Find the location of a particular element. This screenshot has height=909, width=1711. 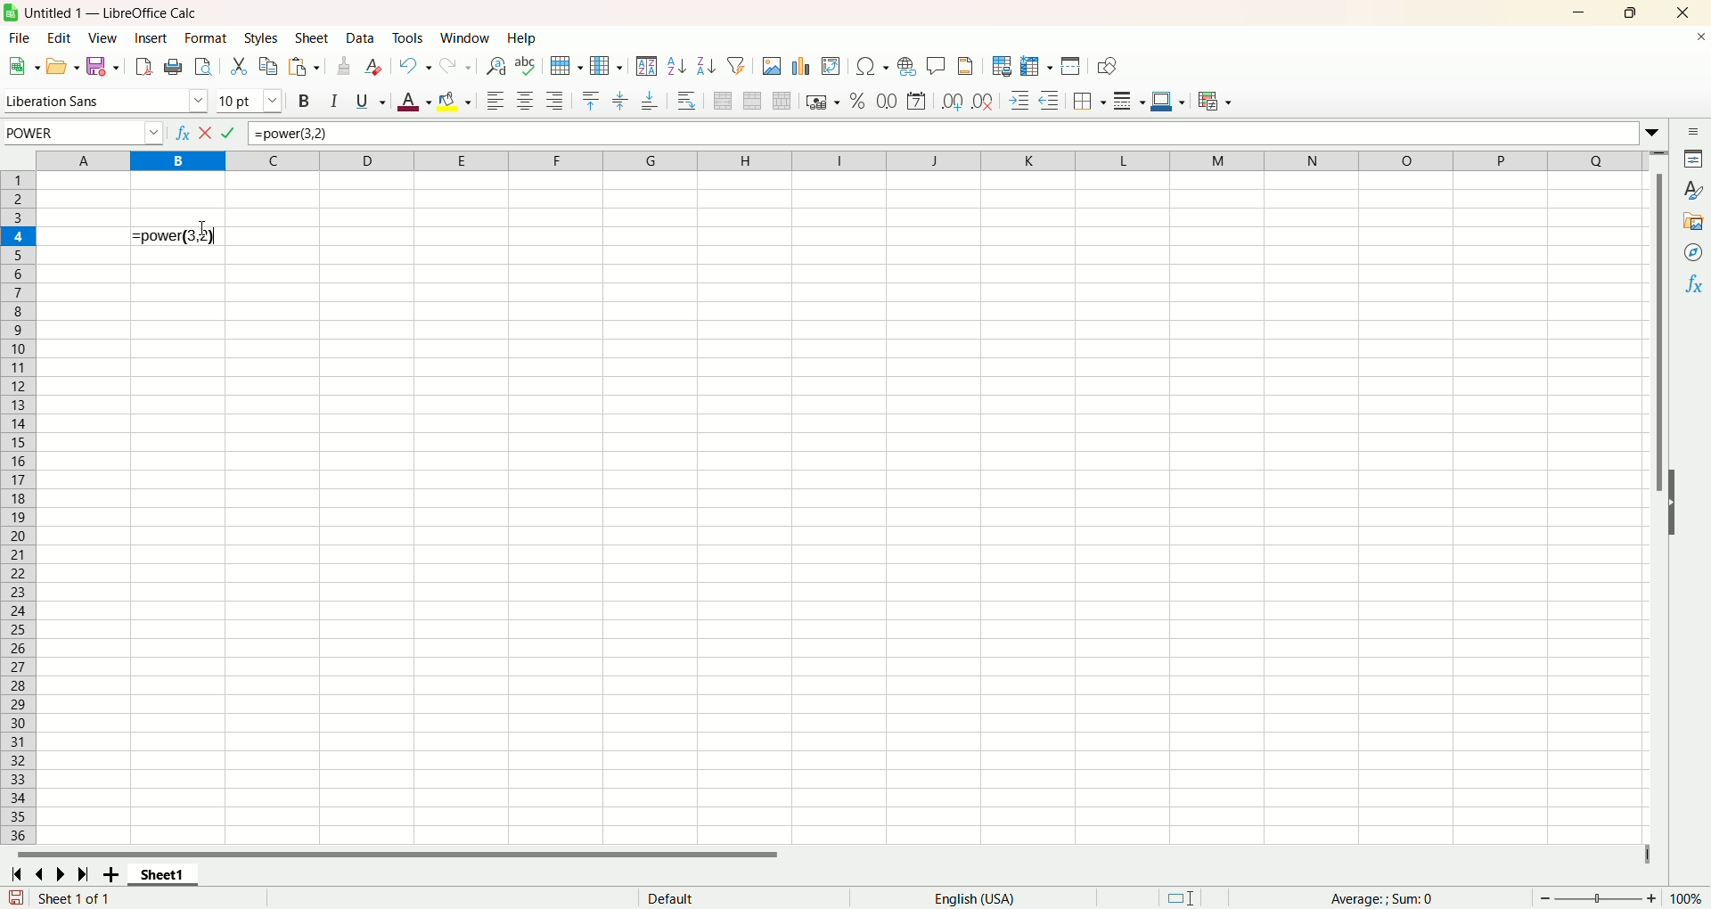

styles is located at coordinates (264, 37).